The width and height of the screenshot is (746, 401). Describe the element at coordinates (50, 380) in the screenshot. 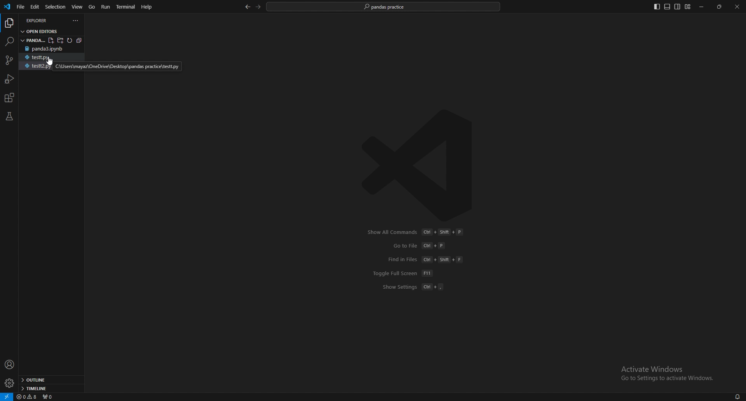

I see `outline` at that location.